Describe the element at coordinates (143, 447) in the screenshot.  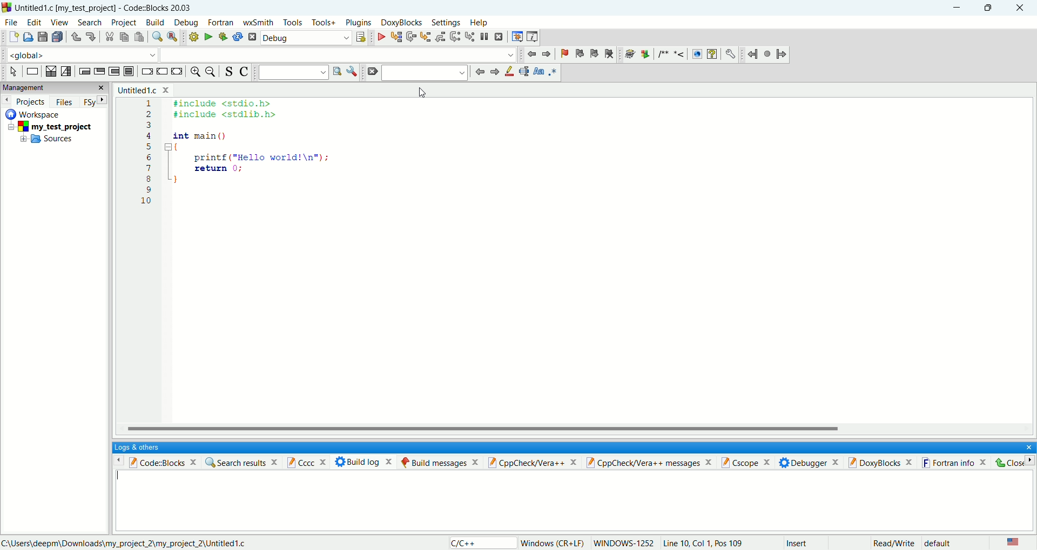
I see `logs and others` at that location.